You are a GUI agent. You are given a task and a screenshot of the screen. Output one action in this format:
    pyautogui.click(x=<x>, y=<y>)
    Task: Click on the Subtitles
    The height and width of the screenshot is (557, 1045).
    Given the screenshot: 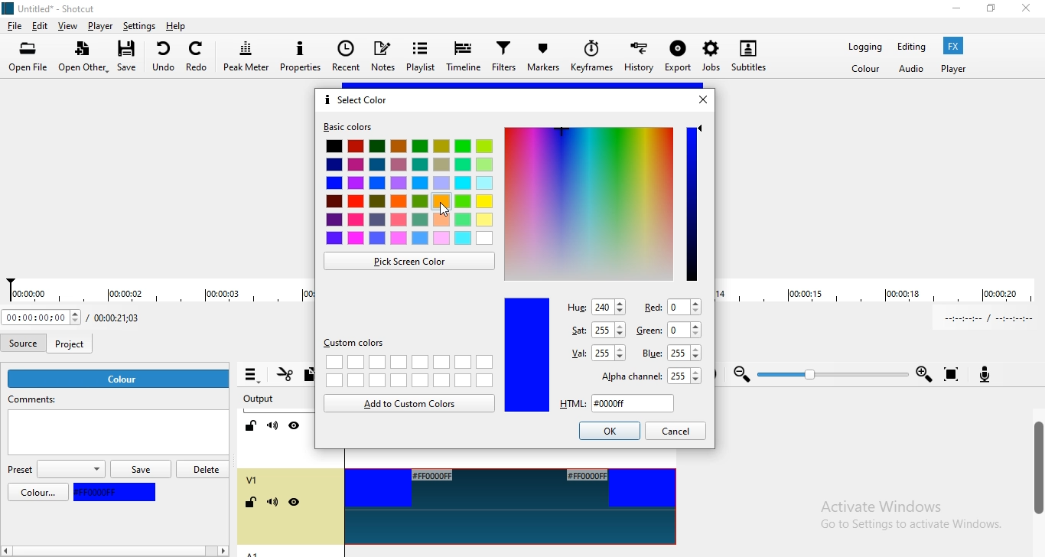 What is the action you would take?
    pyautogui.click(x=750, y=54)
    